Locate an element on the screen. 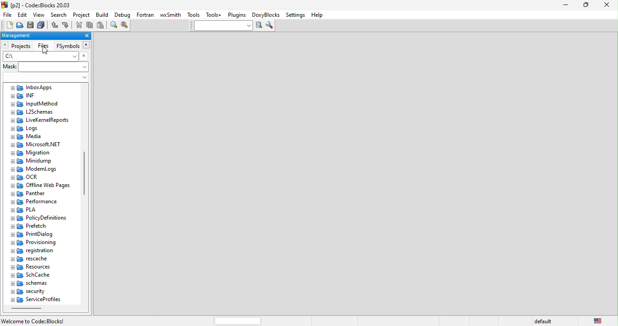  C:\ is located at coordinates (45, 56).